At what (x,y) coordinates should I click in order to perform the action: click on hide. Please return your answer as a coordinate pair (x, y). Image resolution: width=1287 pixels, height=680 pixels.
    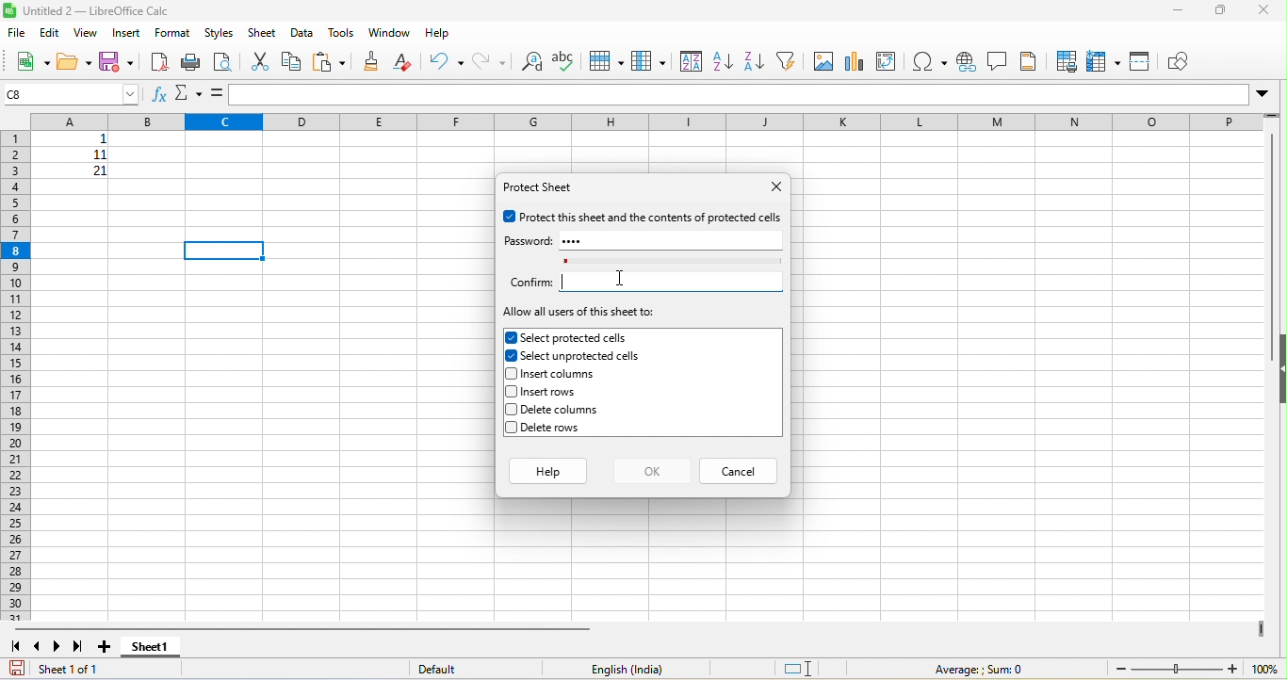
    Looking at the image, I should click on (1279, 373).